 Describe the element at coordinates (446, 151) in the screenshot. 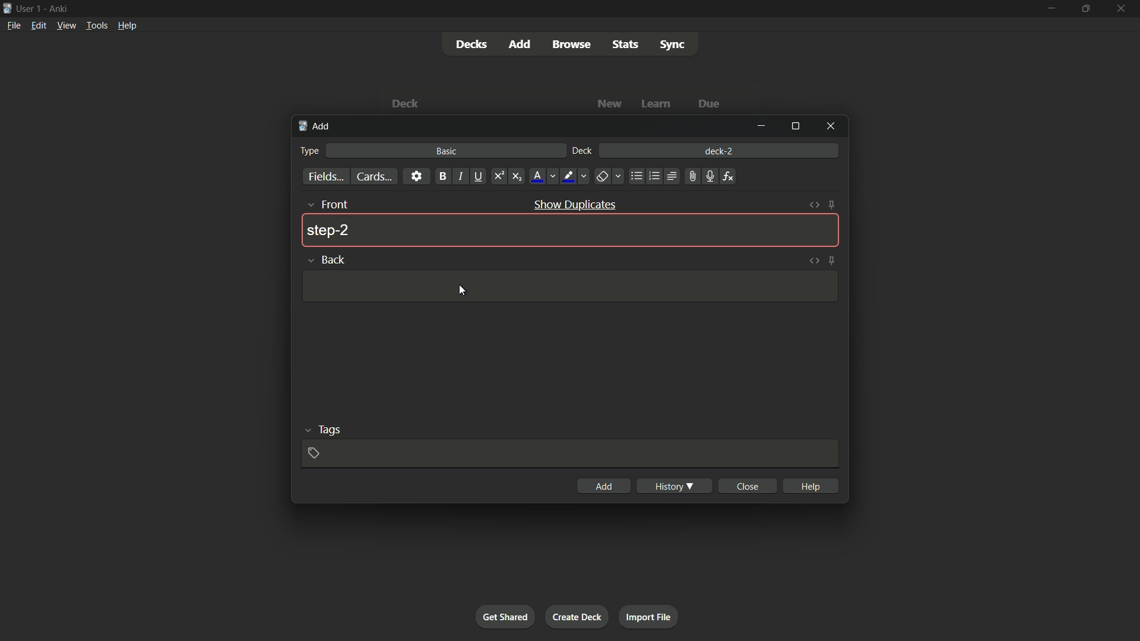

I see `basic` at that location.